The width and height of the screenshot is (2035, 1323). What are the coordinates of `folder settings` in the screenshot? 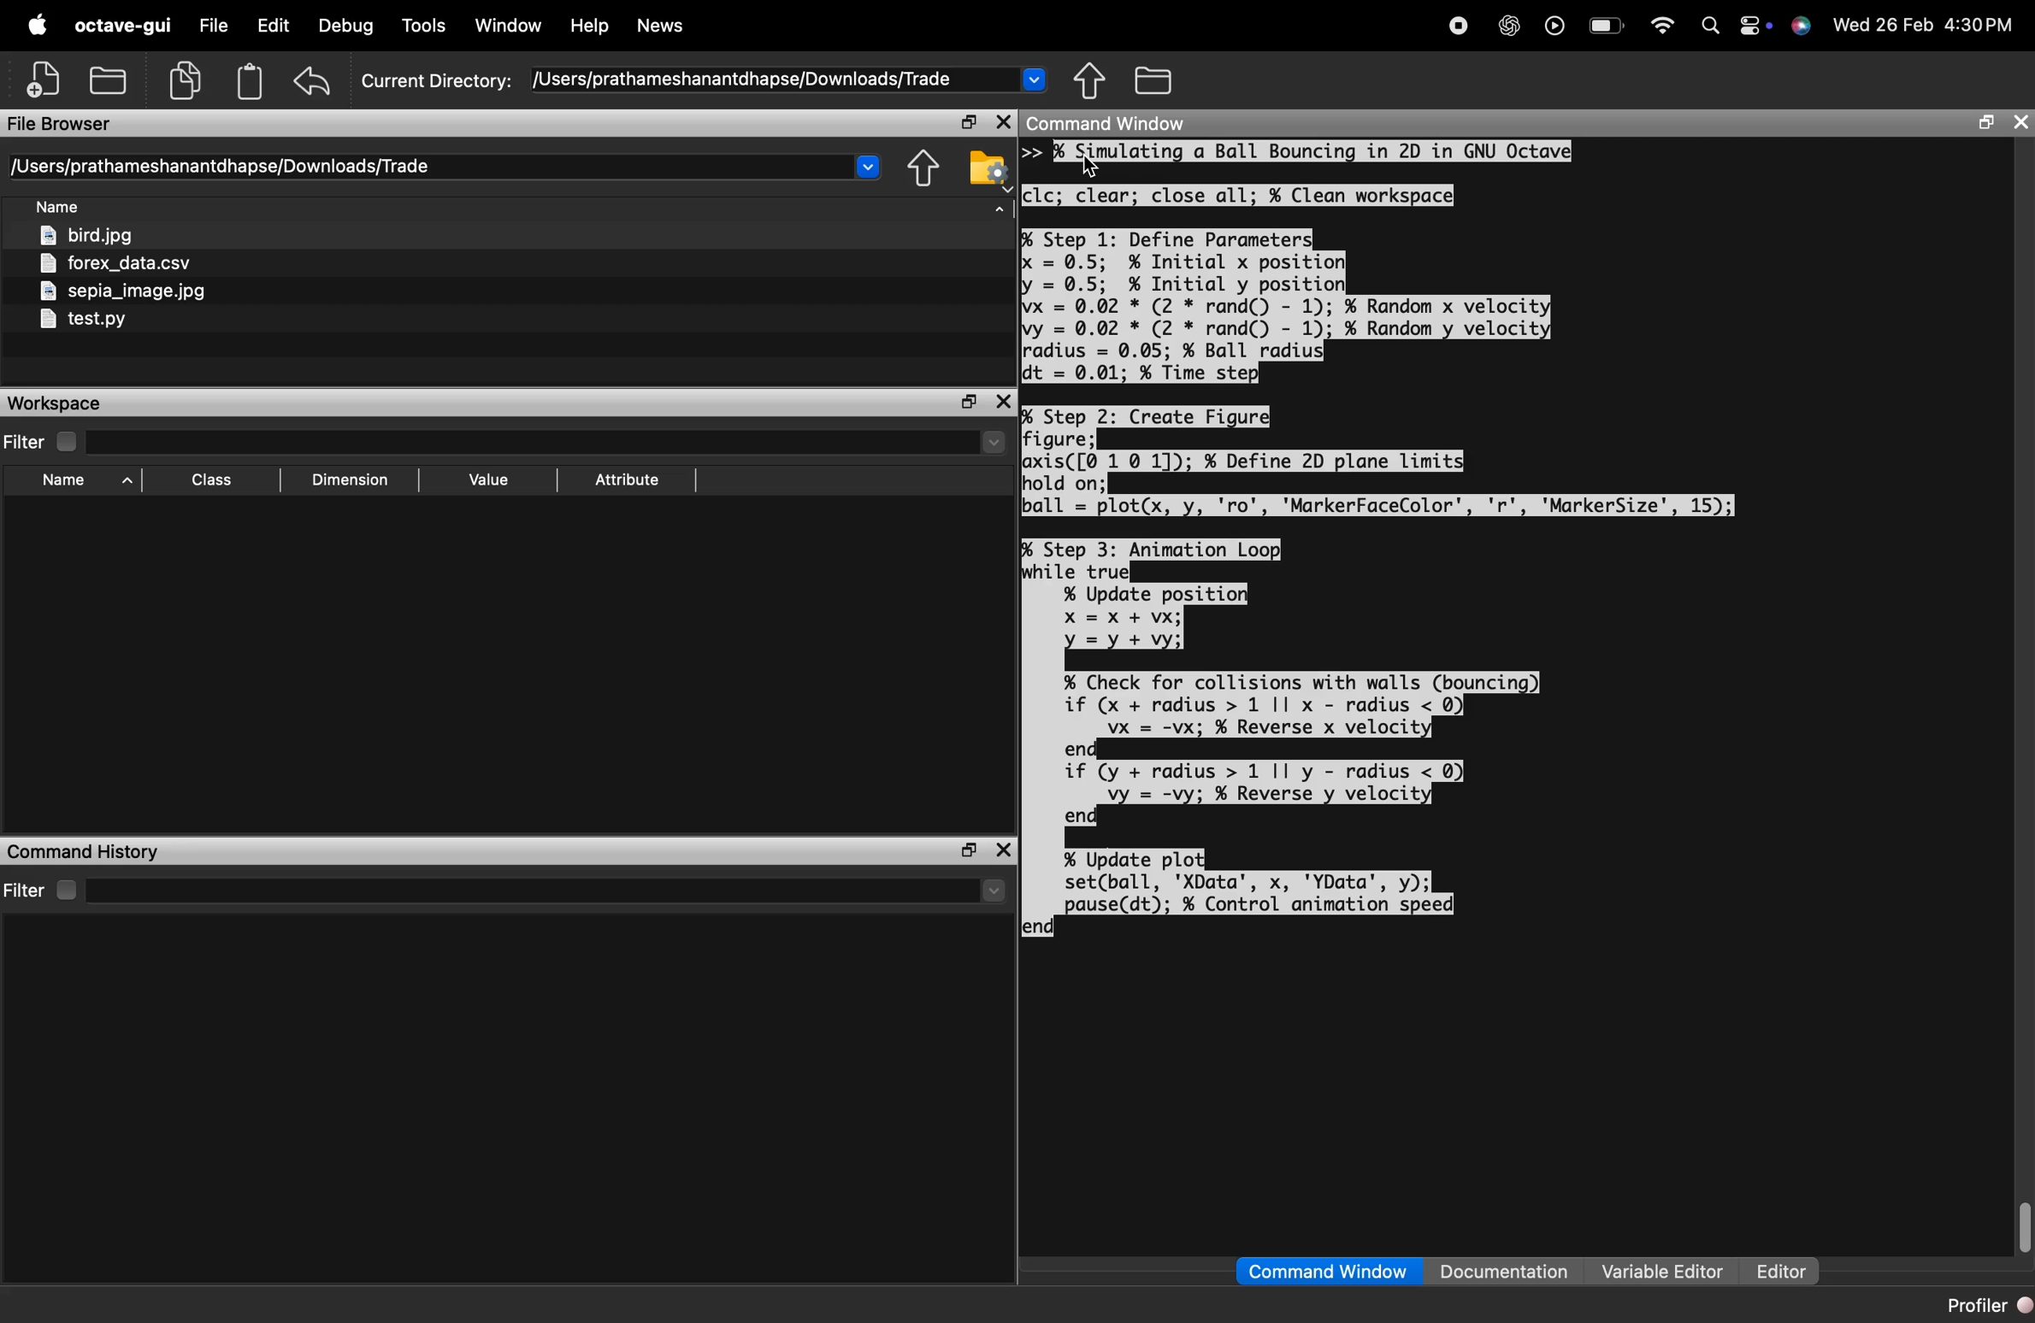 It's located at (988, 169).